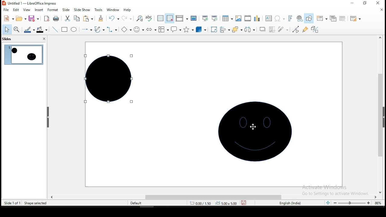  Describe the element at coordinates (17, 10) in the screenshot. I see `edit` at that location.